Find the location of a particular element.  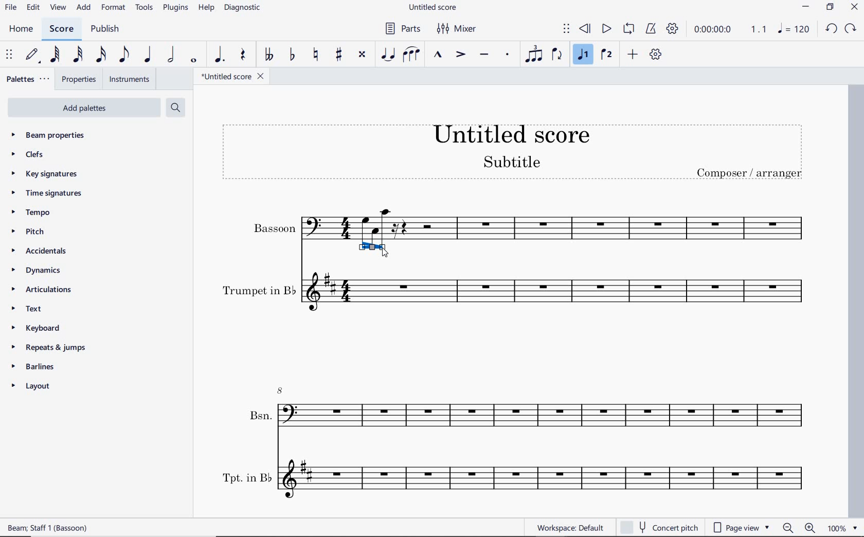

handles highlighted is located at coordinates (373, 252).